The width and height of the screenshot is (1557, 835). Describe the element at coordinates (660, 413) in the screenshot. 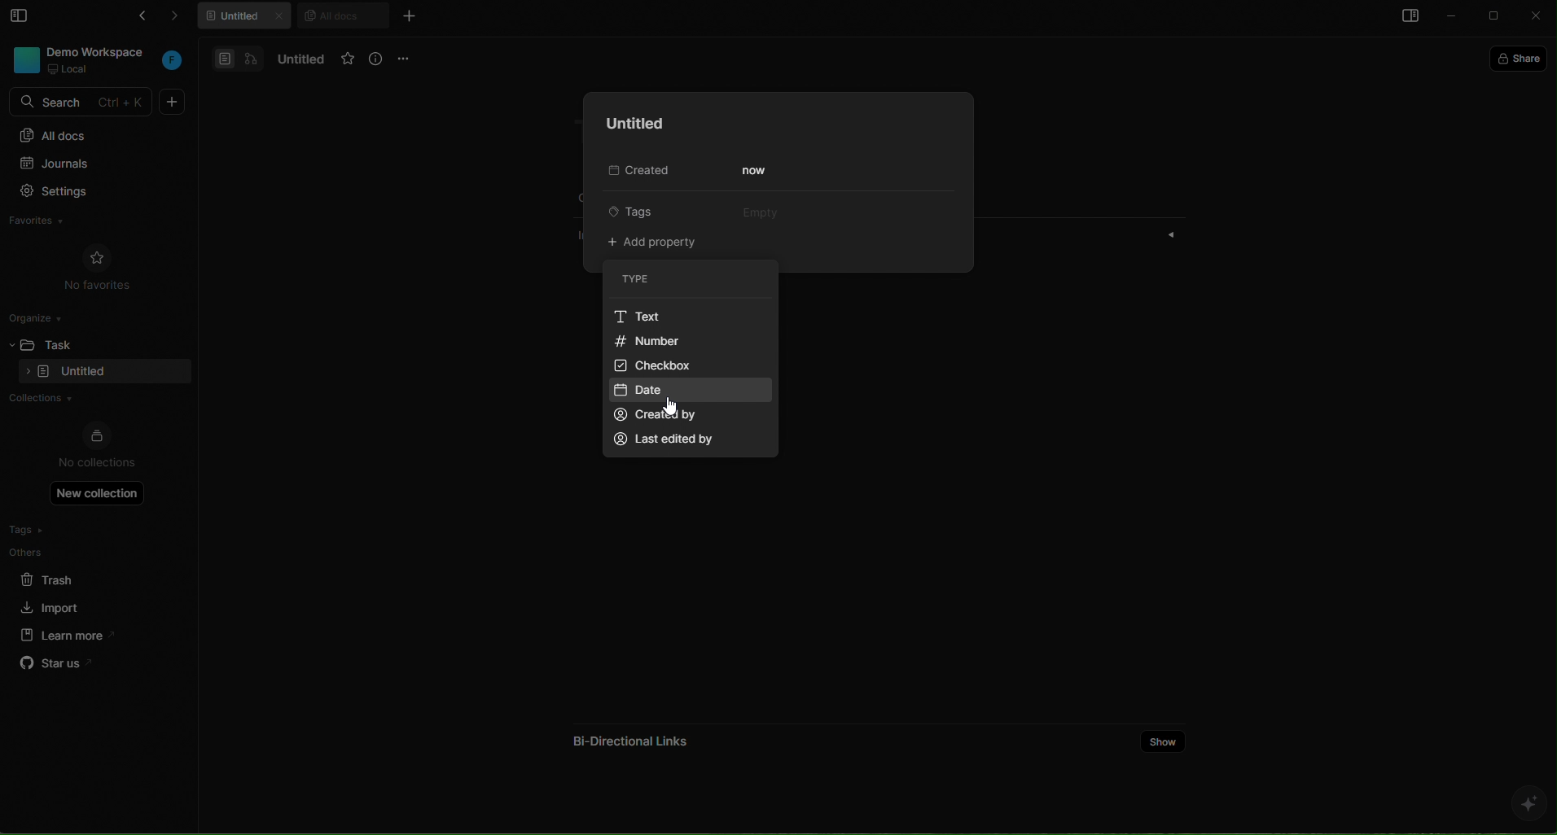

I see `created by` at that location.